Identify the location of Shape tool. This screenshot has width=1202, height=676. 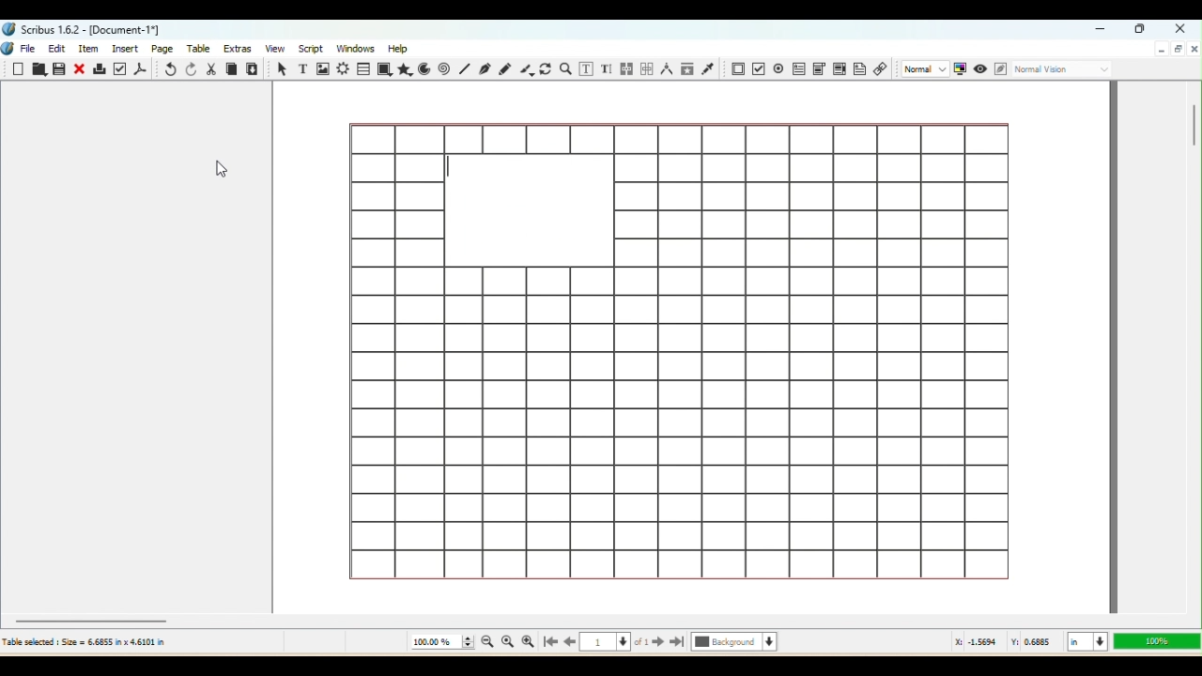
(385, 69).